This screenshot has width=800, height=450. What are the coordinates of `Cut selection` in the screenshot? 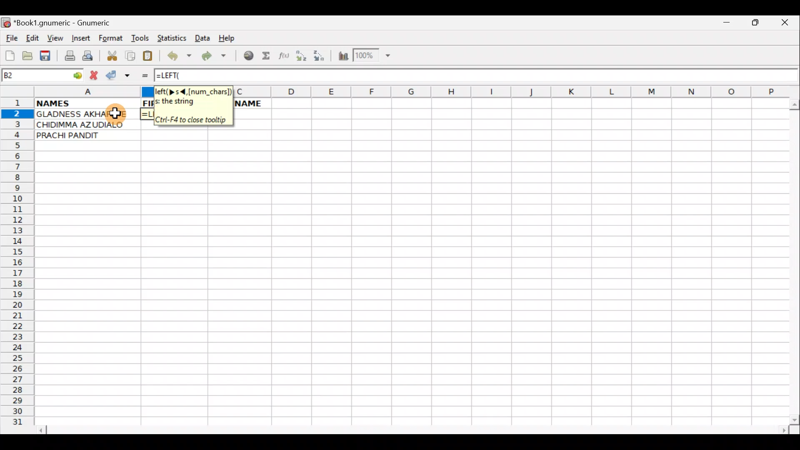 It's located at (112, 55).